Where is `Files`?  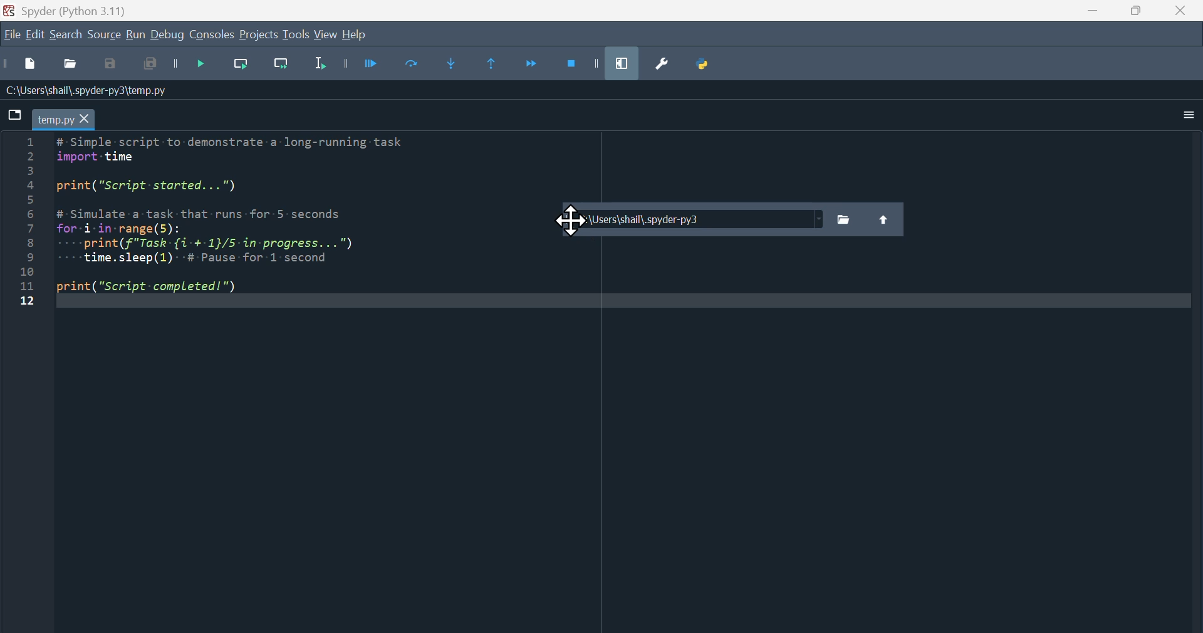
Files is located at coordinates (843, 220).